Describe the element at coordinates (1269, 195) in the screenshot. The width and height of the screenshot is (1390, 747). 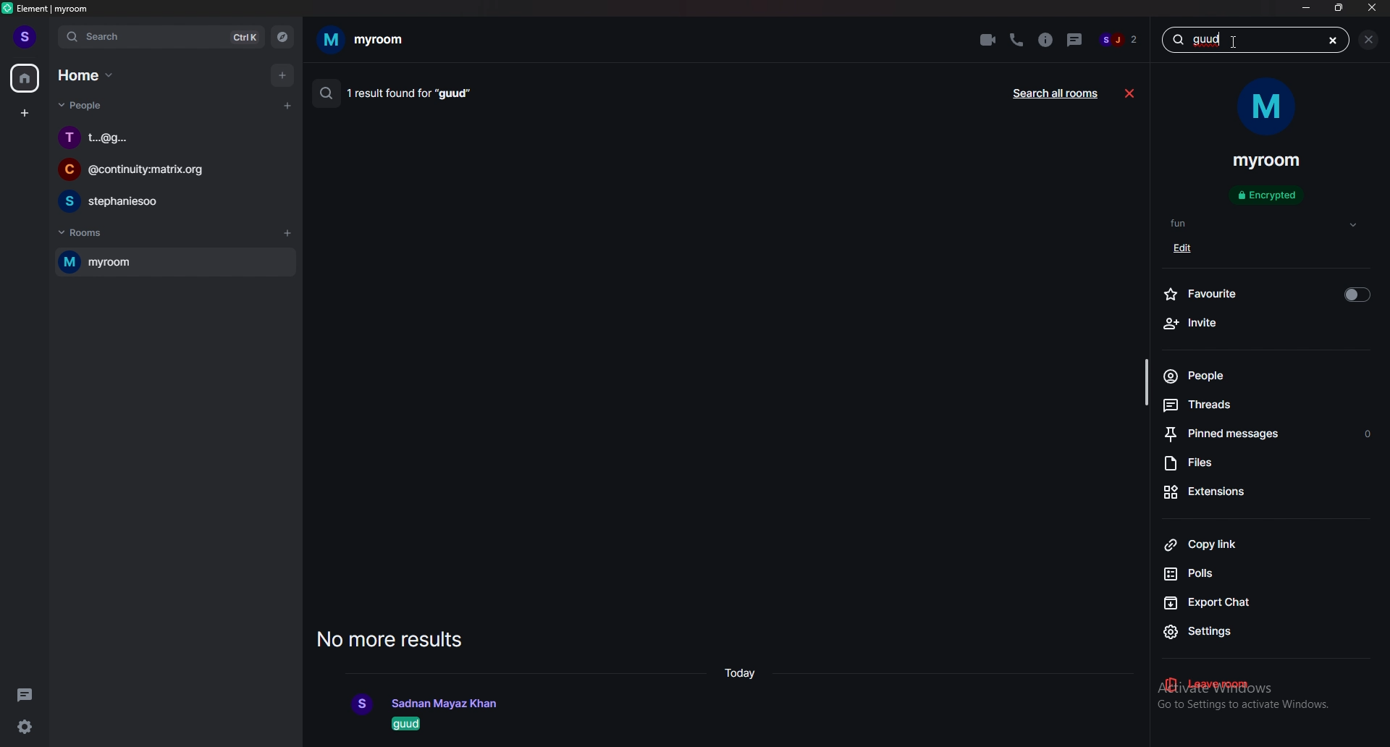
I see `encrypted` at that location.